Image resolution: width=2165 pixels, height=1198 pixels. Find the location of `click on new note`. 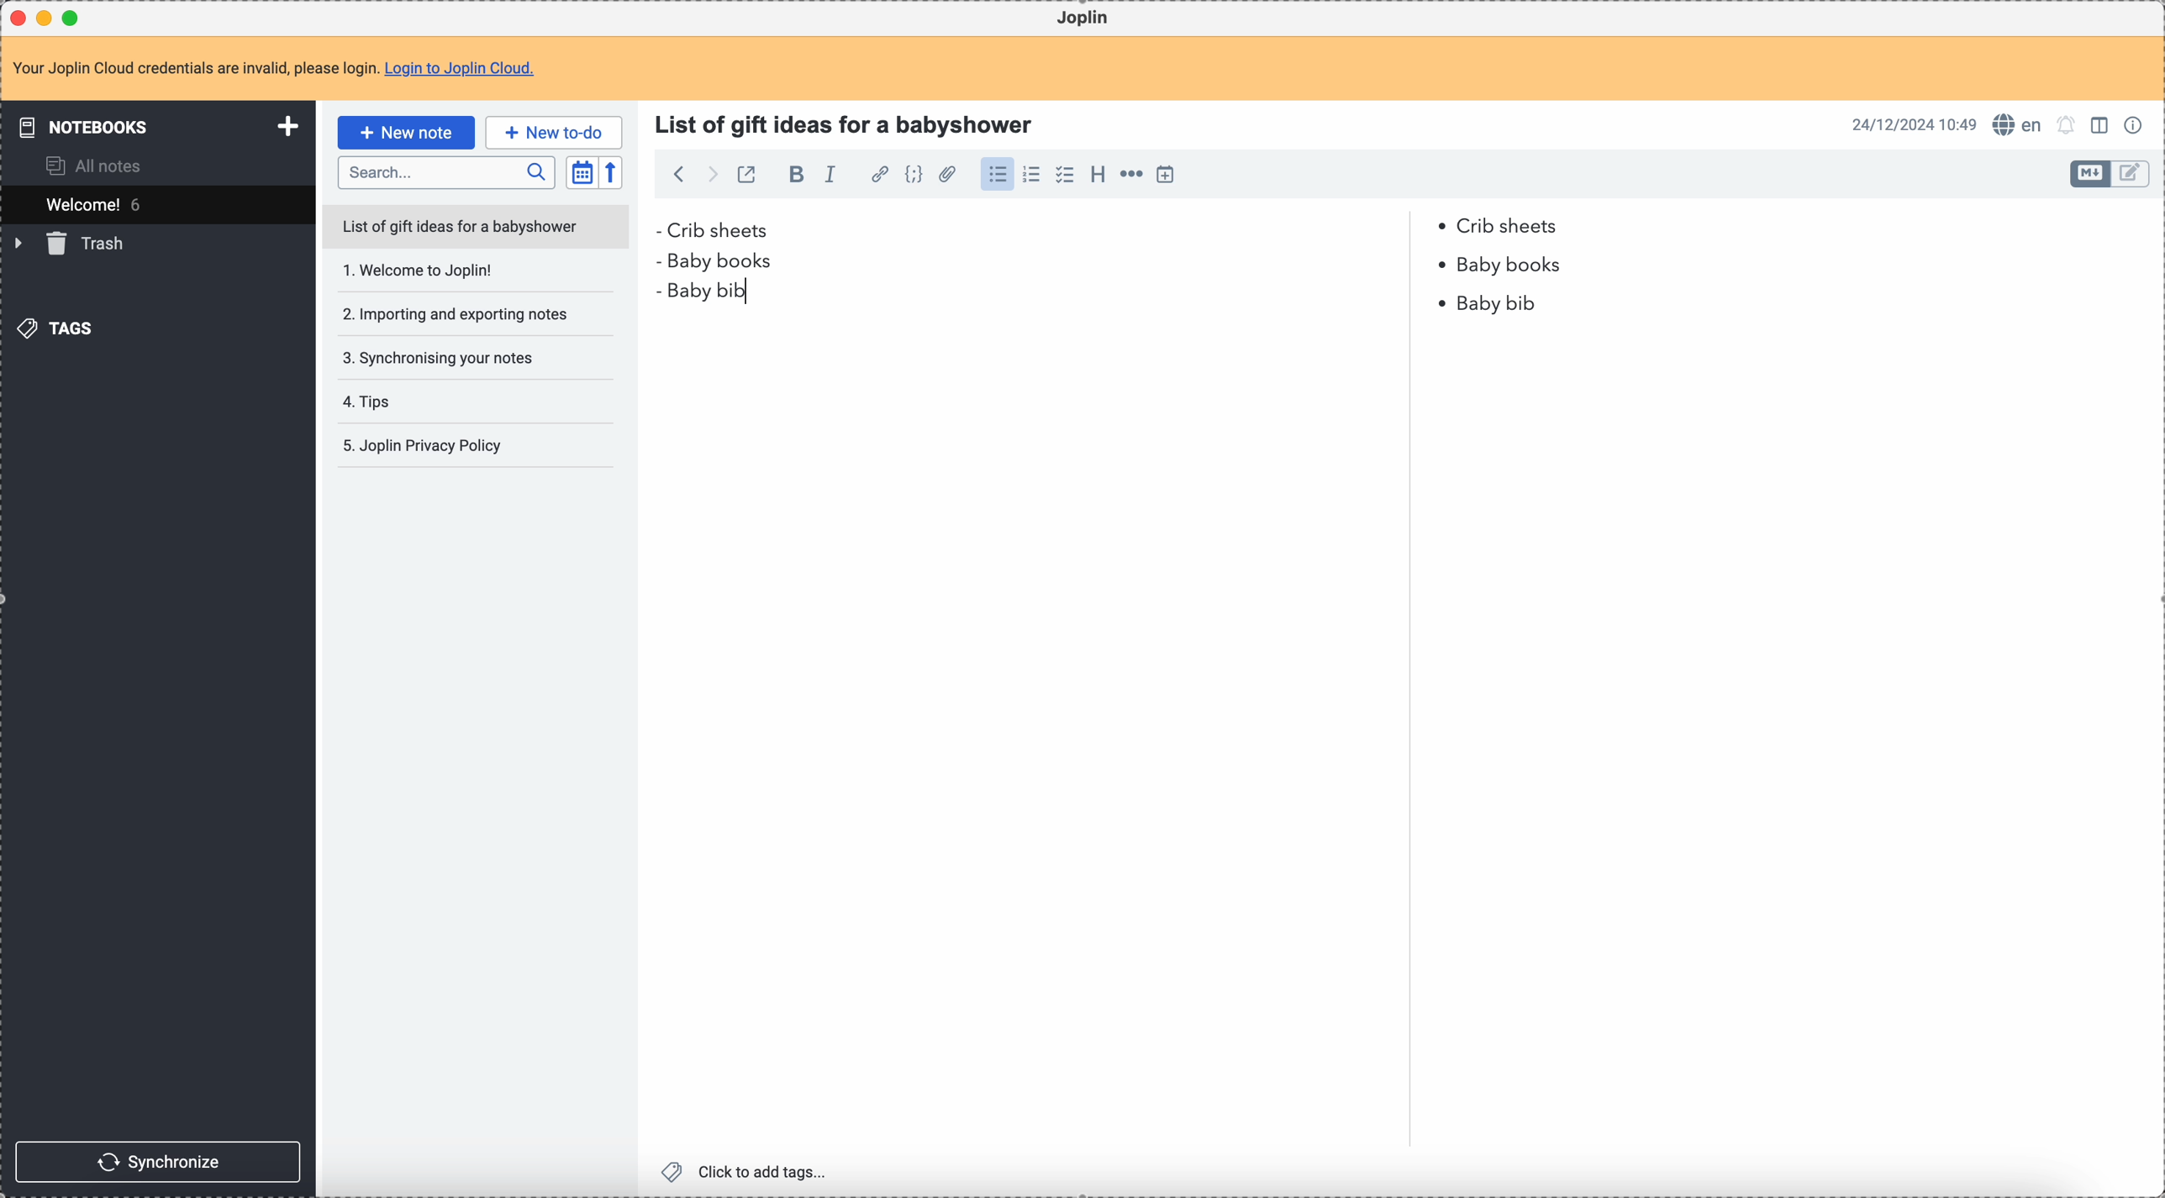

click on new note is located at coordinates (405, 133).